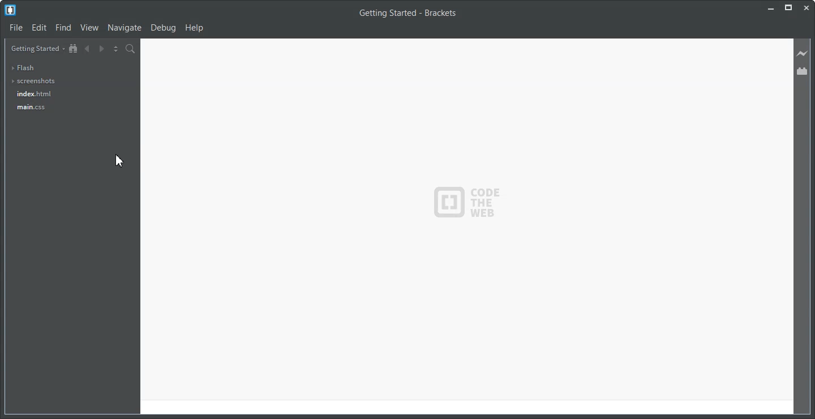 Image resolution: width=815 pixels, height=419 pixels. What do you see at coordinates (37, 48) in the screenshot?
I see `Getting Started` at bounding box center [37, 48].